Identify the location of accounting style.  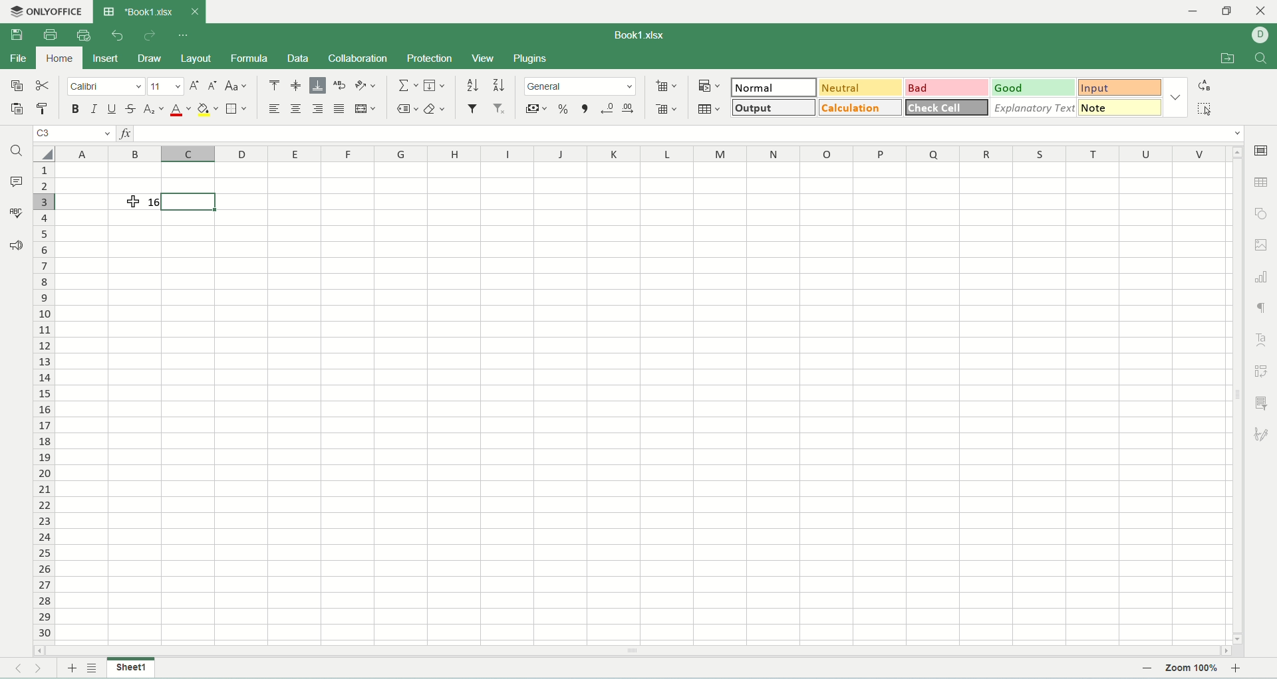
(537, 109).